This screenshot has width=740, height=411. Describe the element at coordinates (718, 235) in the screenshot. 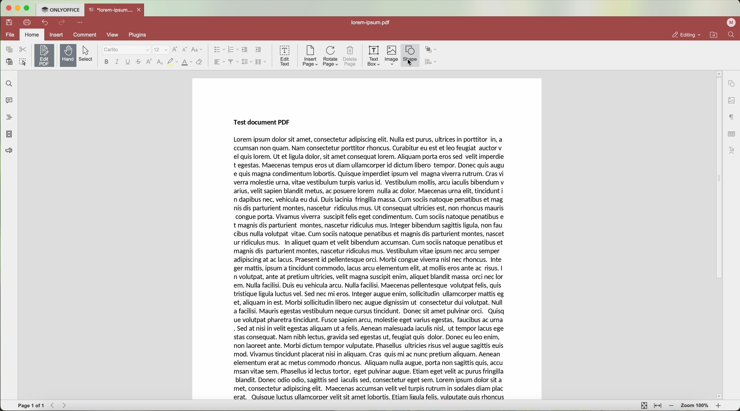

I see `scrollbar` at that location.